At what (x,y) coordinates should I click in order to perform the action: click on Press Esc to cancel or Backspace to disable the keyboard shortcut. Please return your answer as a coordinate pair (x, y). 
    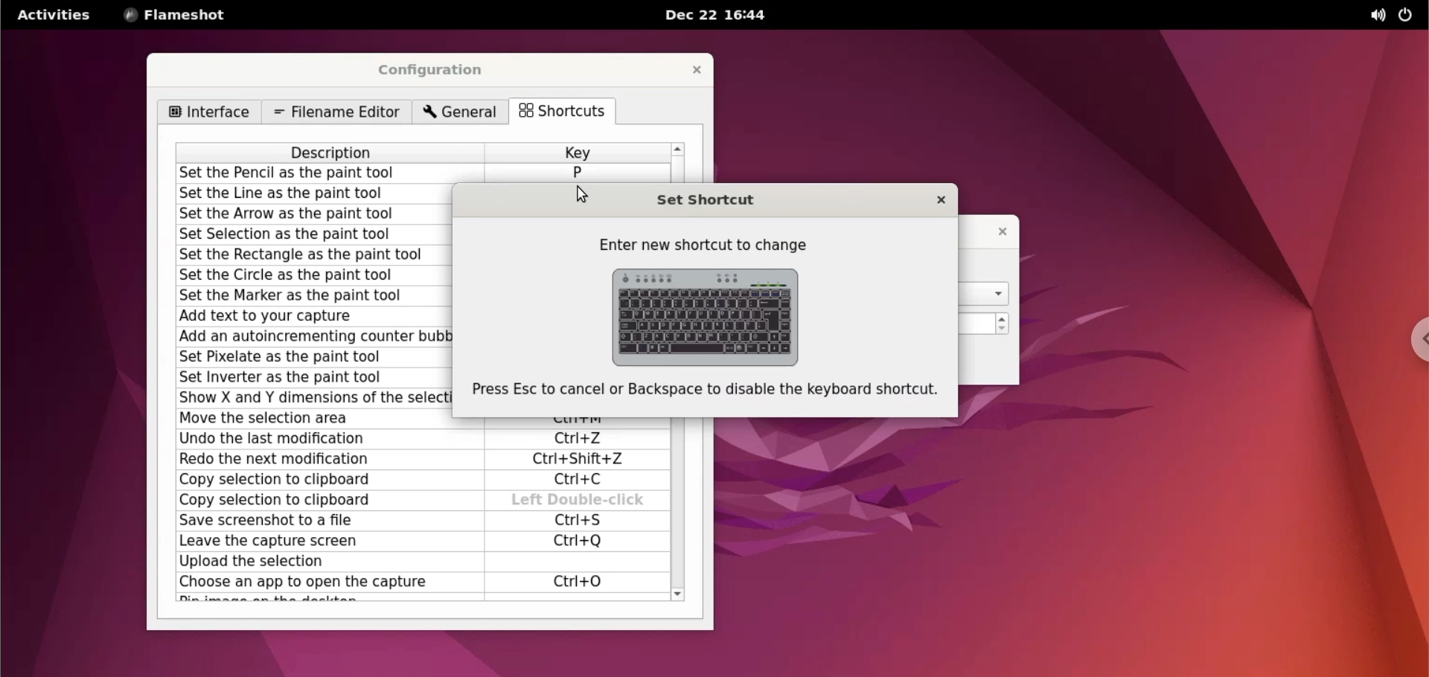
    Looking at the image, I should click on (711, 391).